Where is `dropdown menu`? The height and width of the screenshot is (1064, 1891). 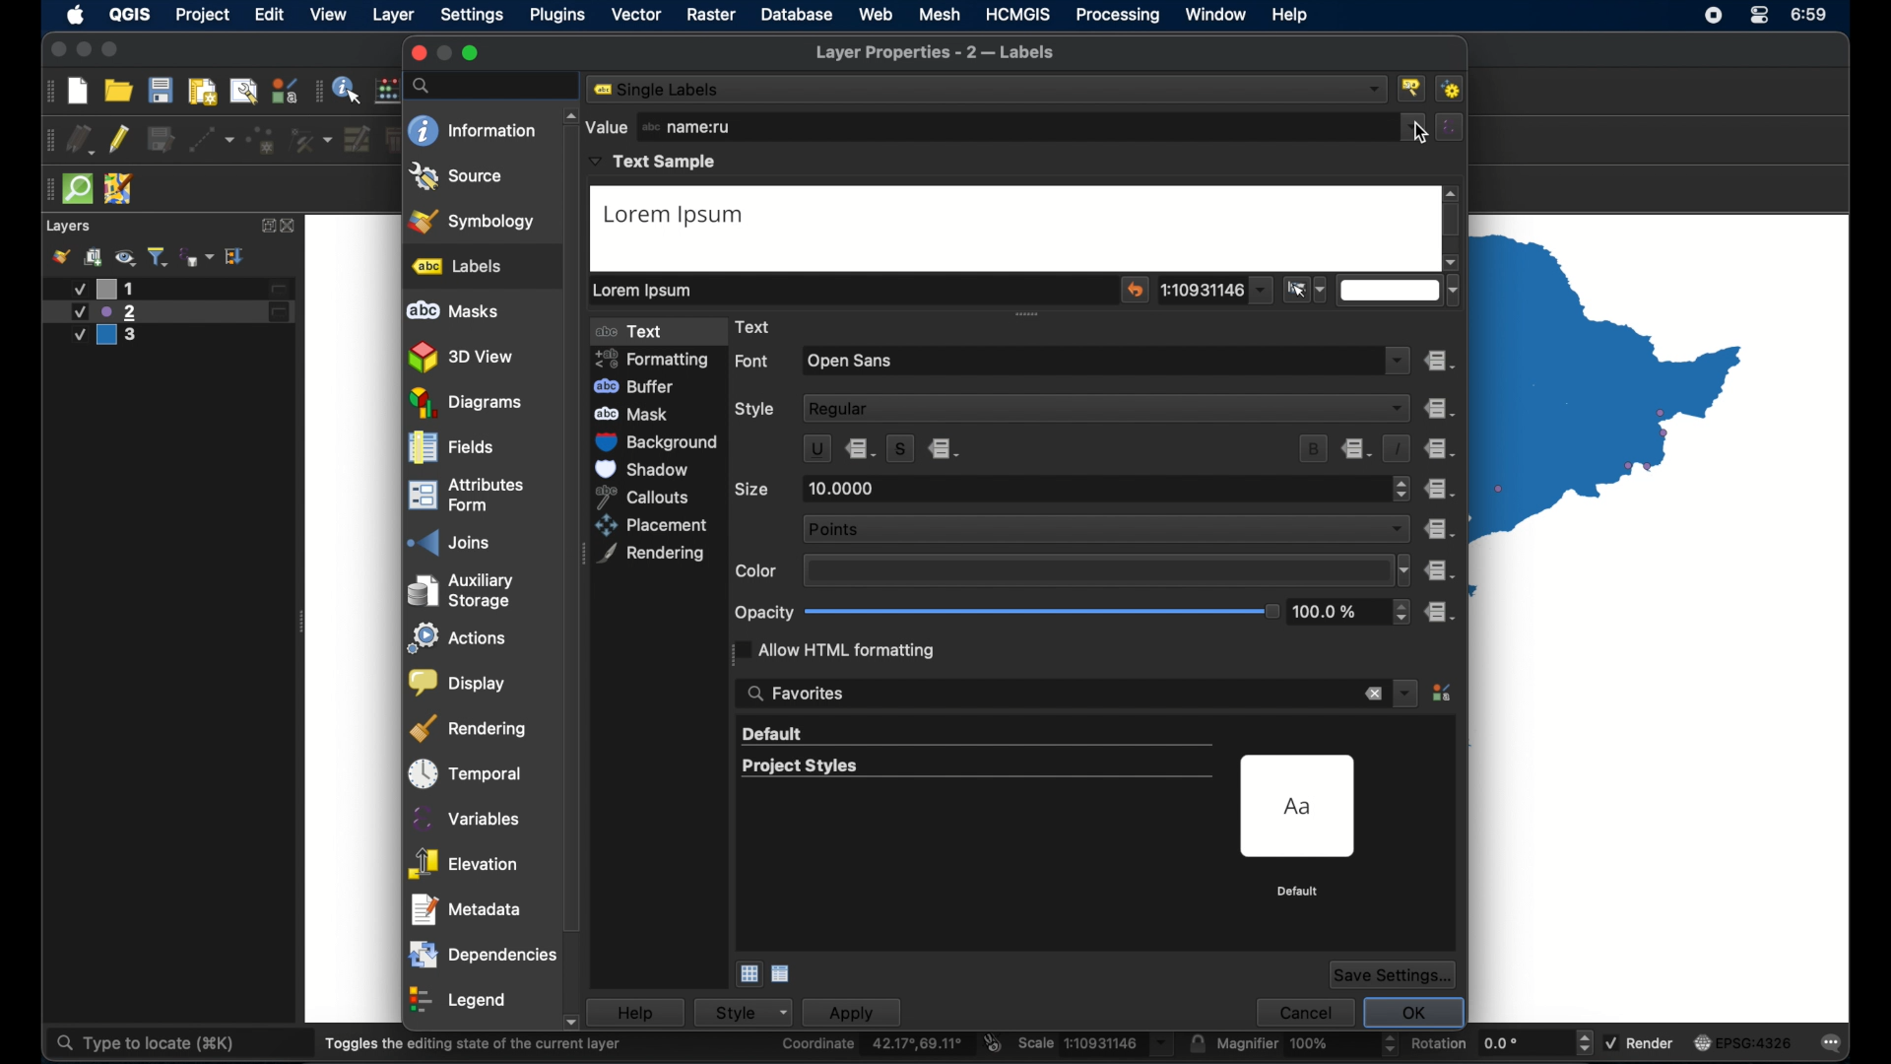
dropdown menu is located at coordinates (1214, 290).